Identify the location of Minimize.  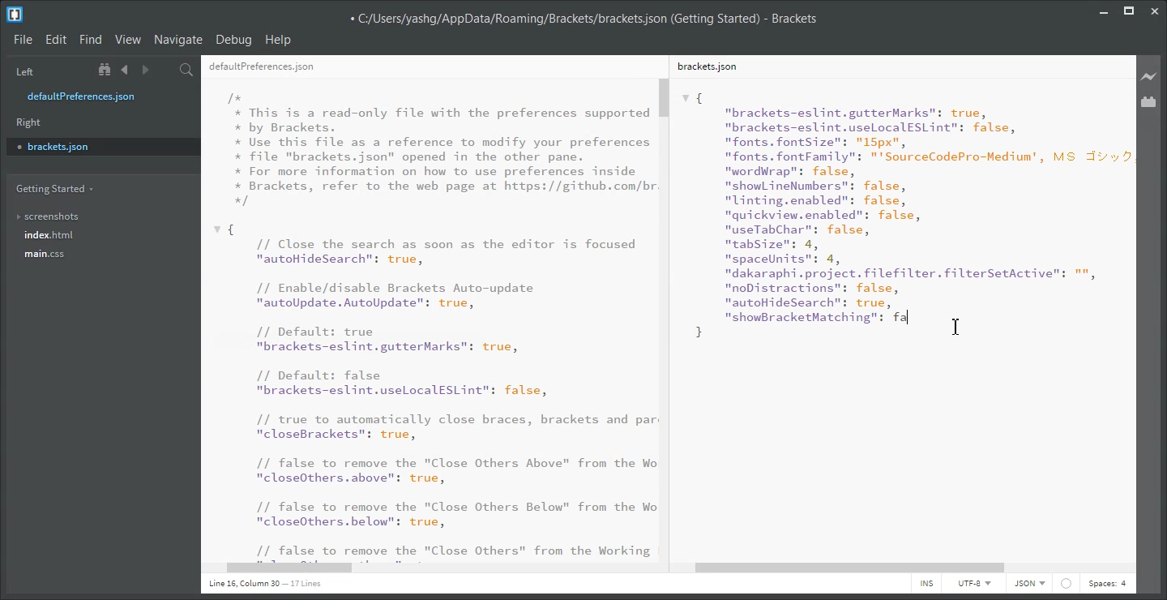
(1104, 9).